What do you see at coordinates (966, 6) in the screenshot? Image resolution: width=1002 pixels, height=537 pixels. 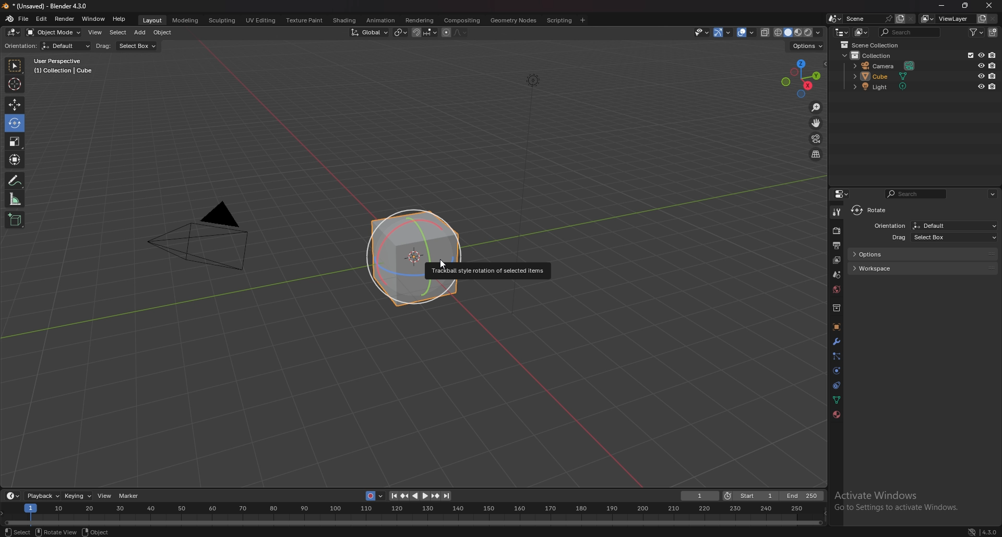 I see `Maximize` at bounding box center [966, 6].